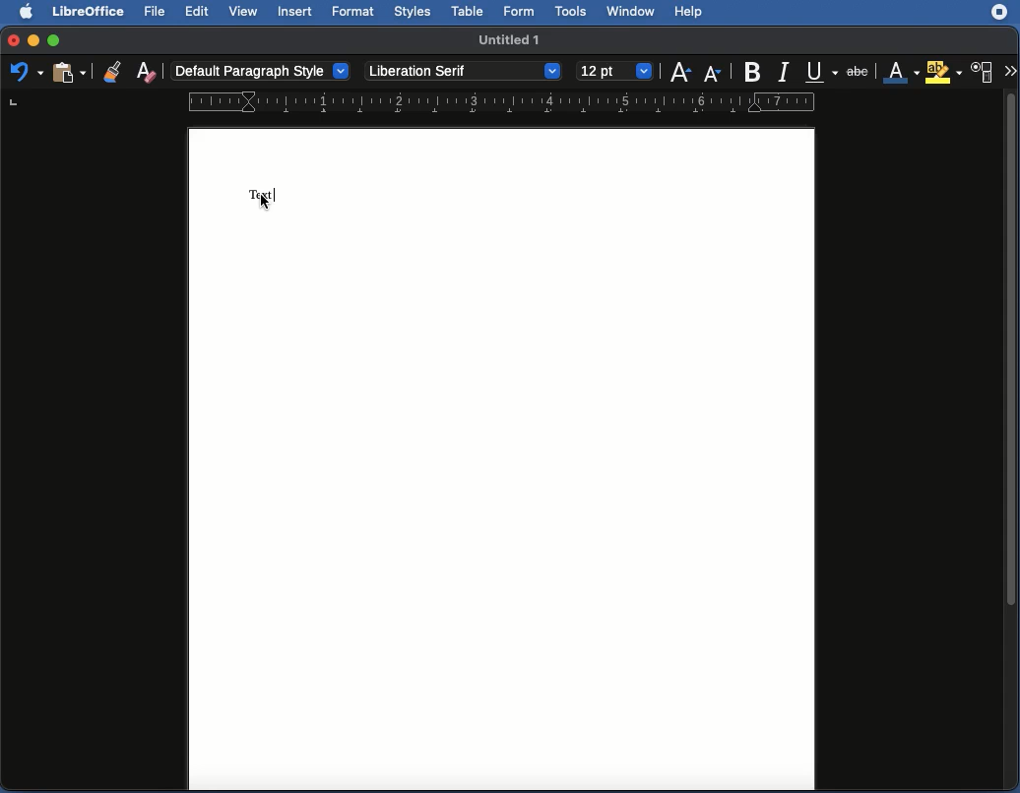 This screenshot has height=793, width=1020. Describe the element at coordinates (714, 73) in the screenshot. I see `Size decrease` at that location.